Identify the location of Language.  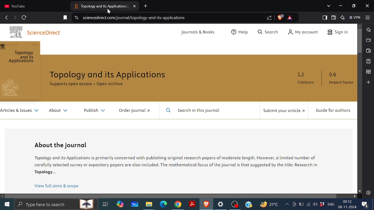
(331, 204).